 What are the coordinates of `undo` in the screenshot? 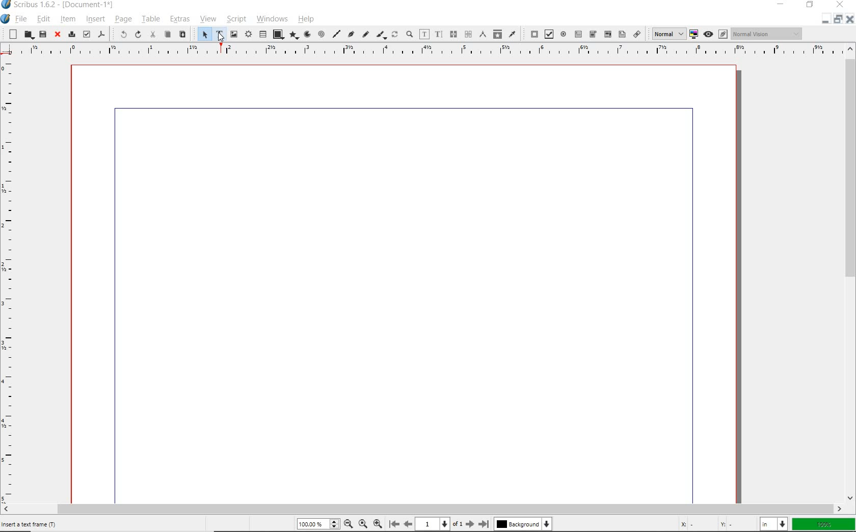 It's located at (120, 34).